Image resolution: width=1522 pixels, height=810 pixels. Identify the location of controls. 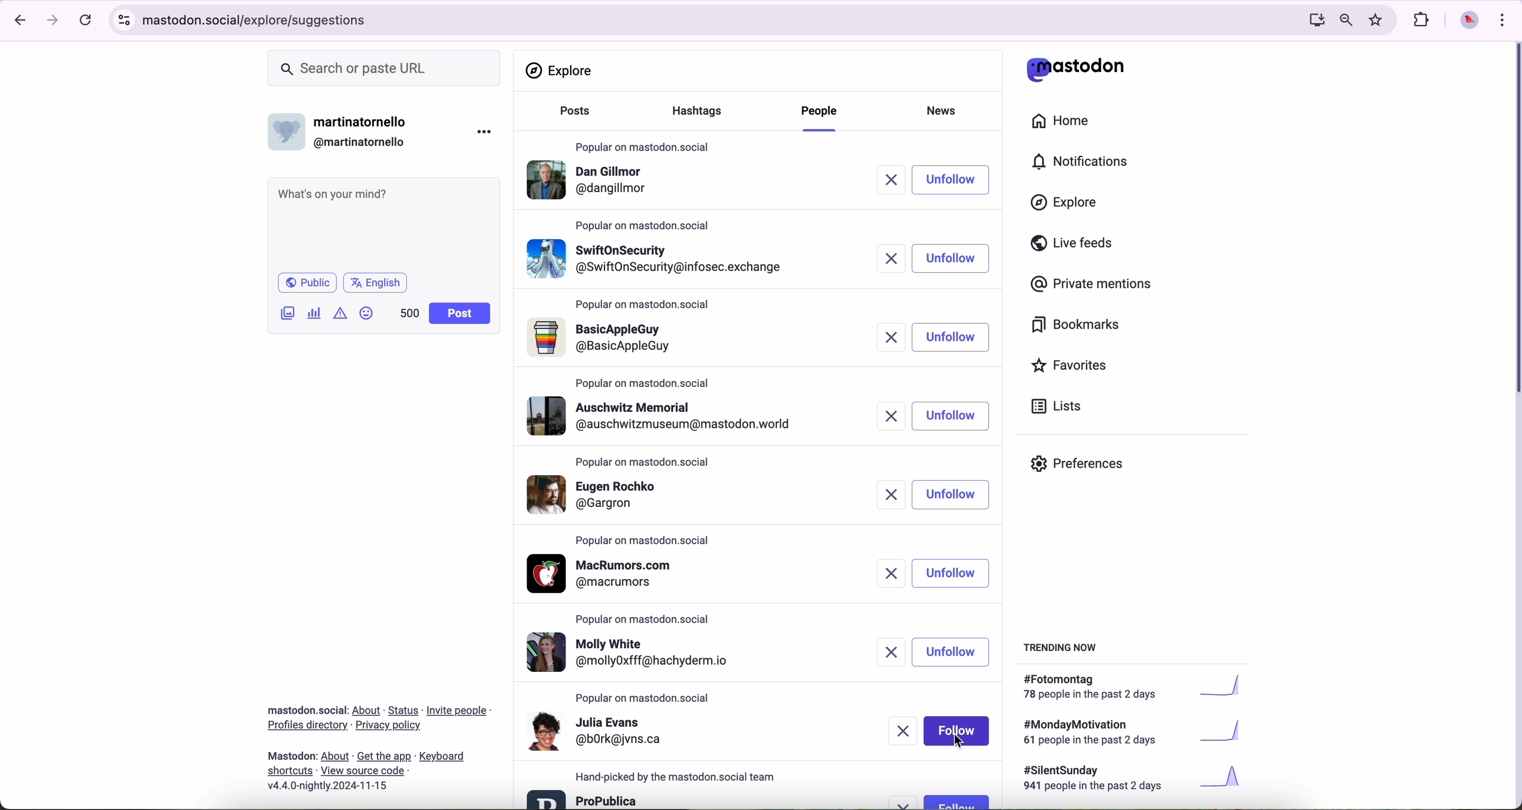
(125, 20).